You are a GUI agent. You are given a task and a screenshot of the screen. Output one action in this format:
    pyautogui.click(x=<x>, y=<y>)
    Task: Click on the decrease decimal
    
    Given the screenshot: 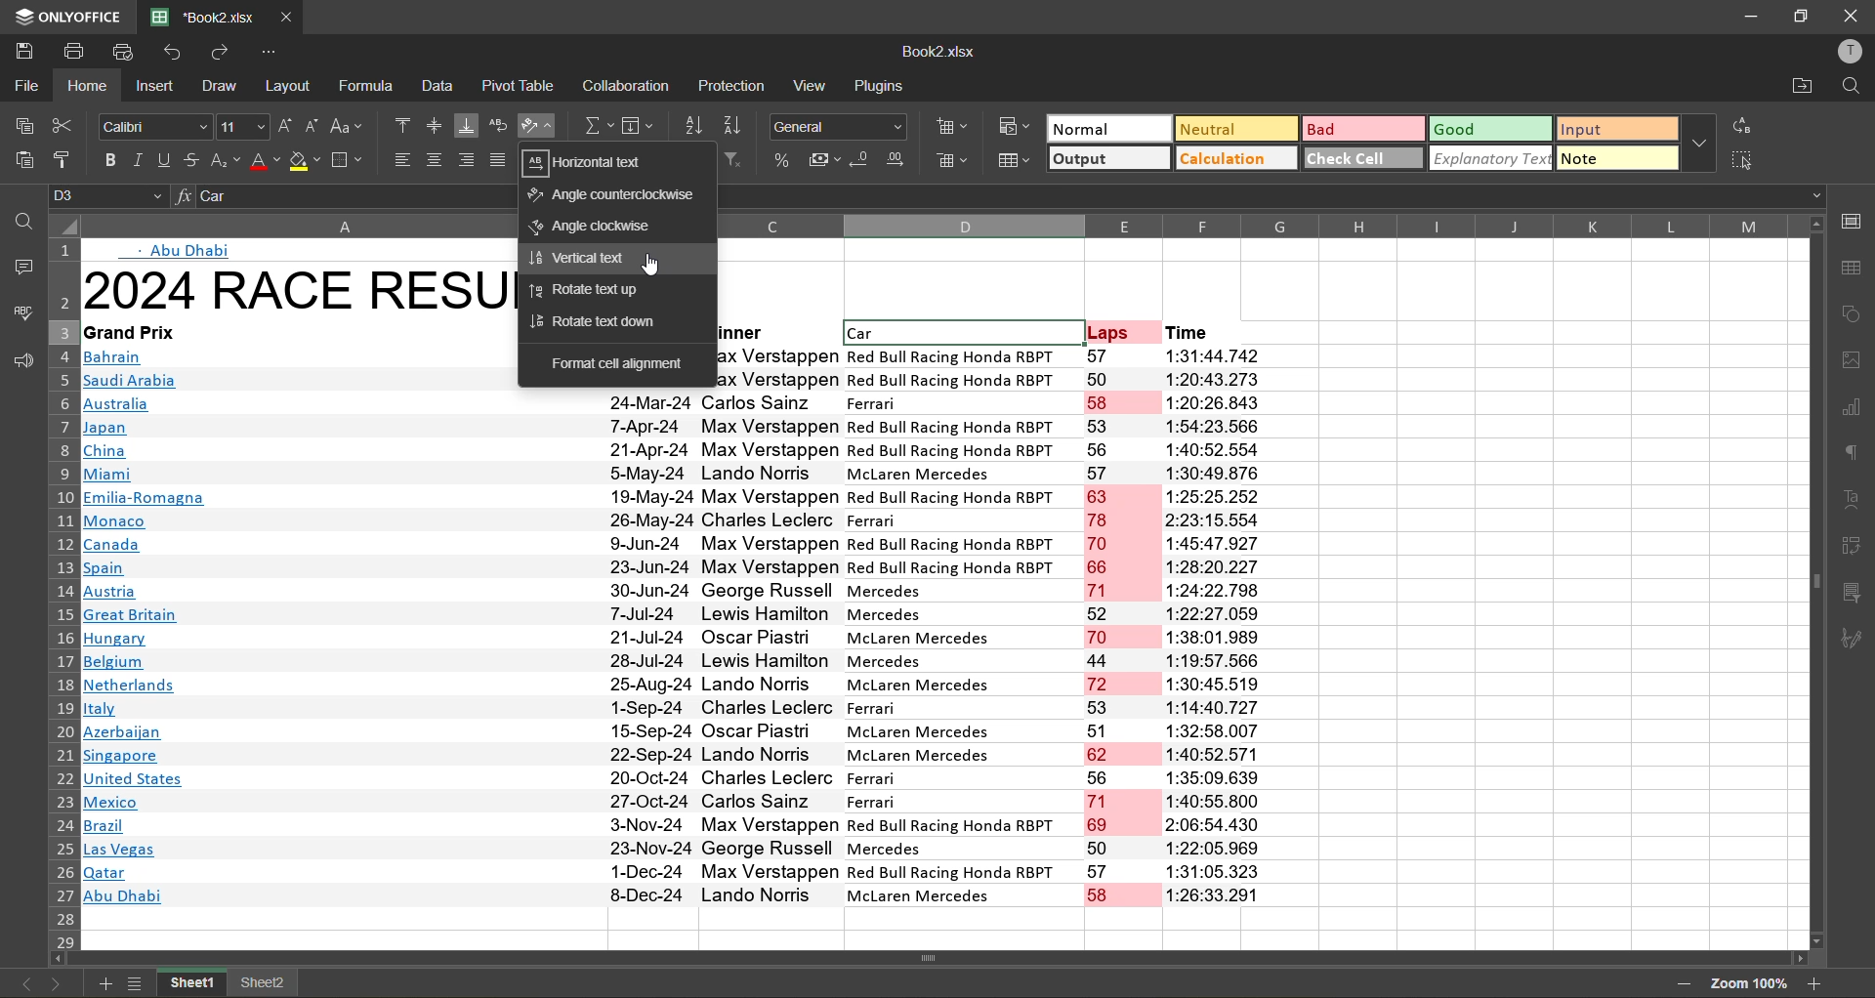 What is the action you would take?
    pyautogui.click(x=861, y=161)
    